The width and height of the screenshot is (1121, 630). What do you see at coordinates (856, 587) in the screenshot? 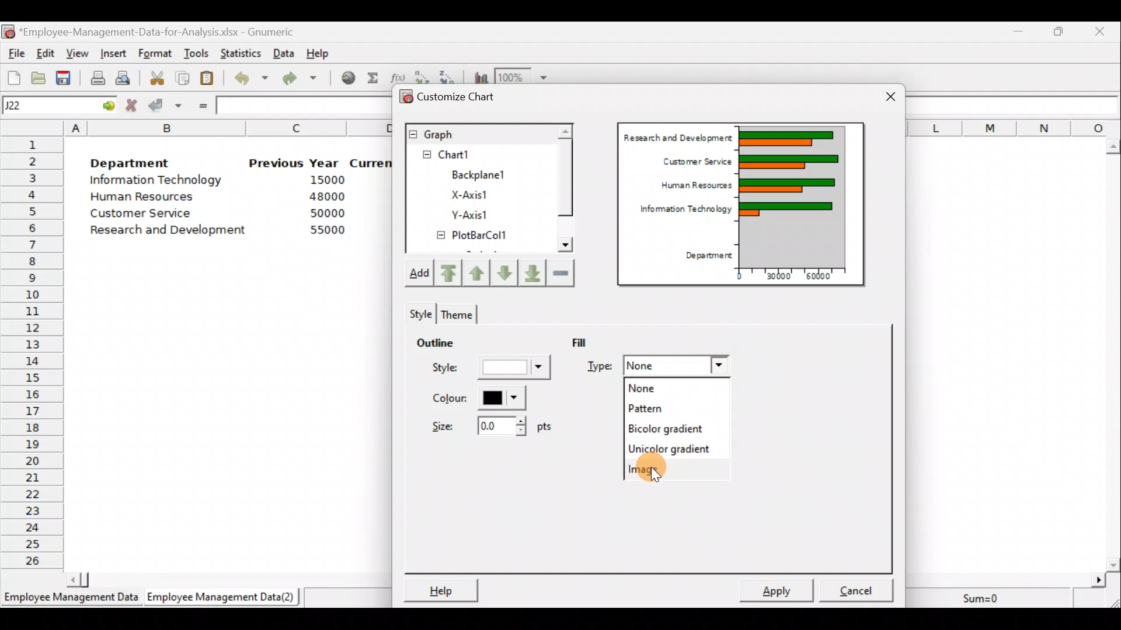
I see `Cancel` at bounding box center [856, 587].